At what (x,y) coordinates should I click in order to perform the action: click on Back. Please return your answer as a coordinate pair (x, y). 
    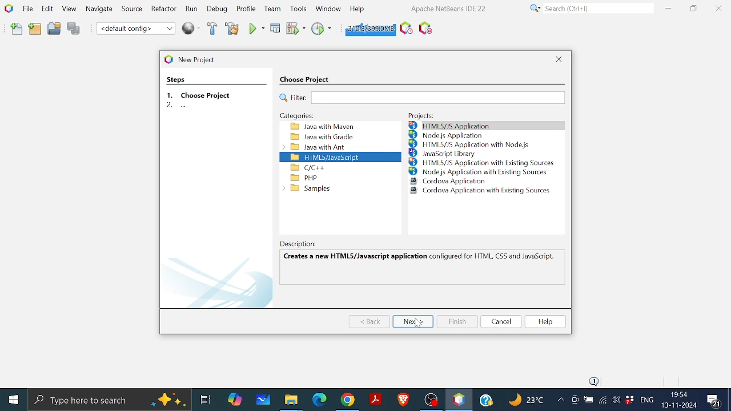
    Looking at the image, I should click on (370, 323).